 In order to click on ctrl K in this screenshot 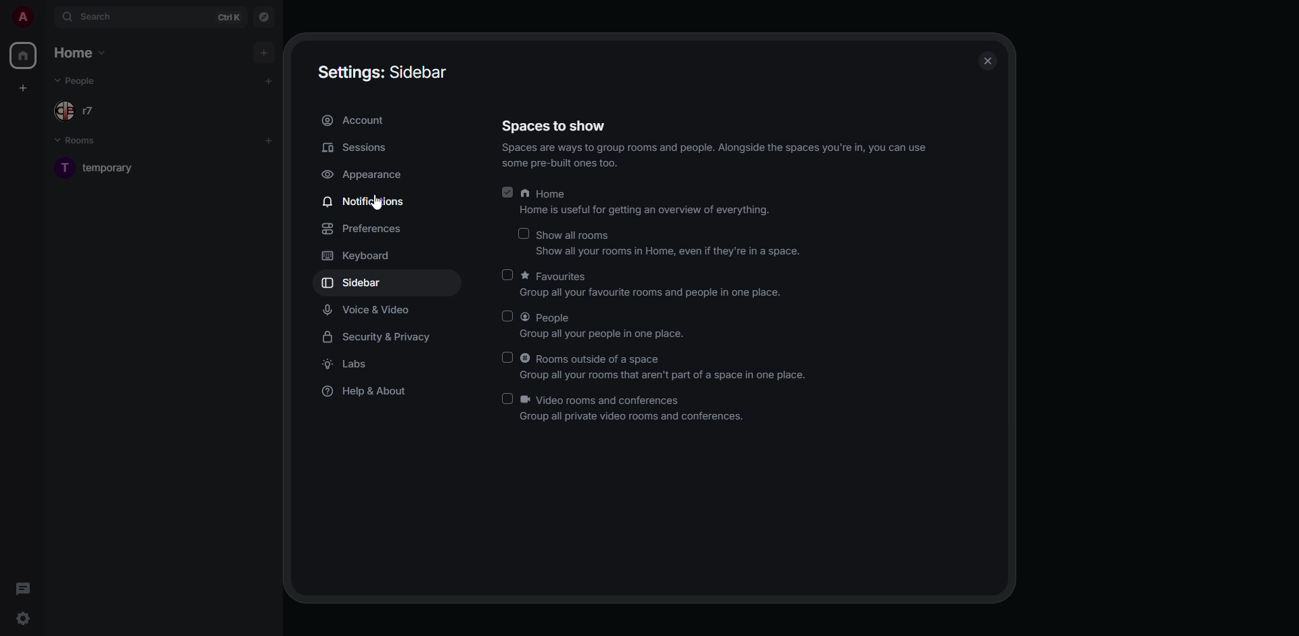, I will do `click(228, 16)`.